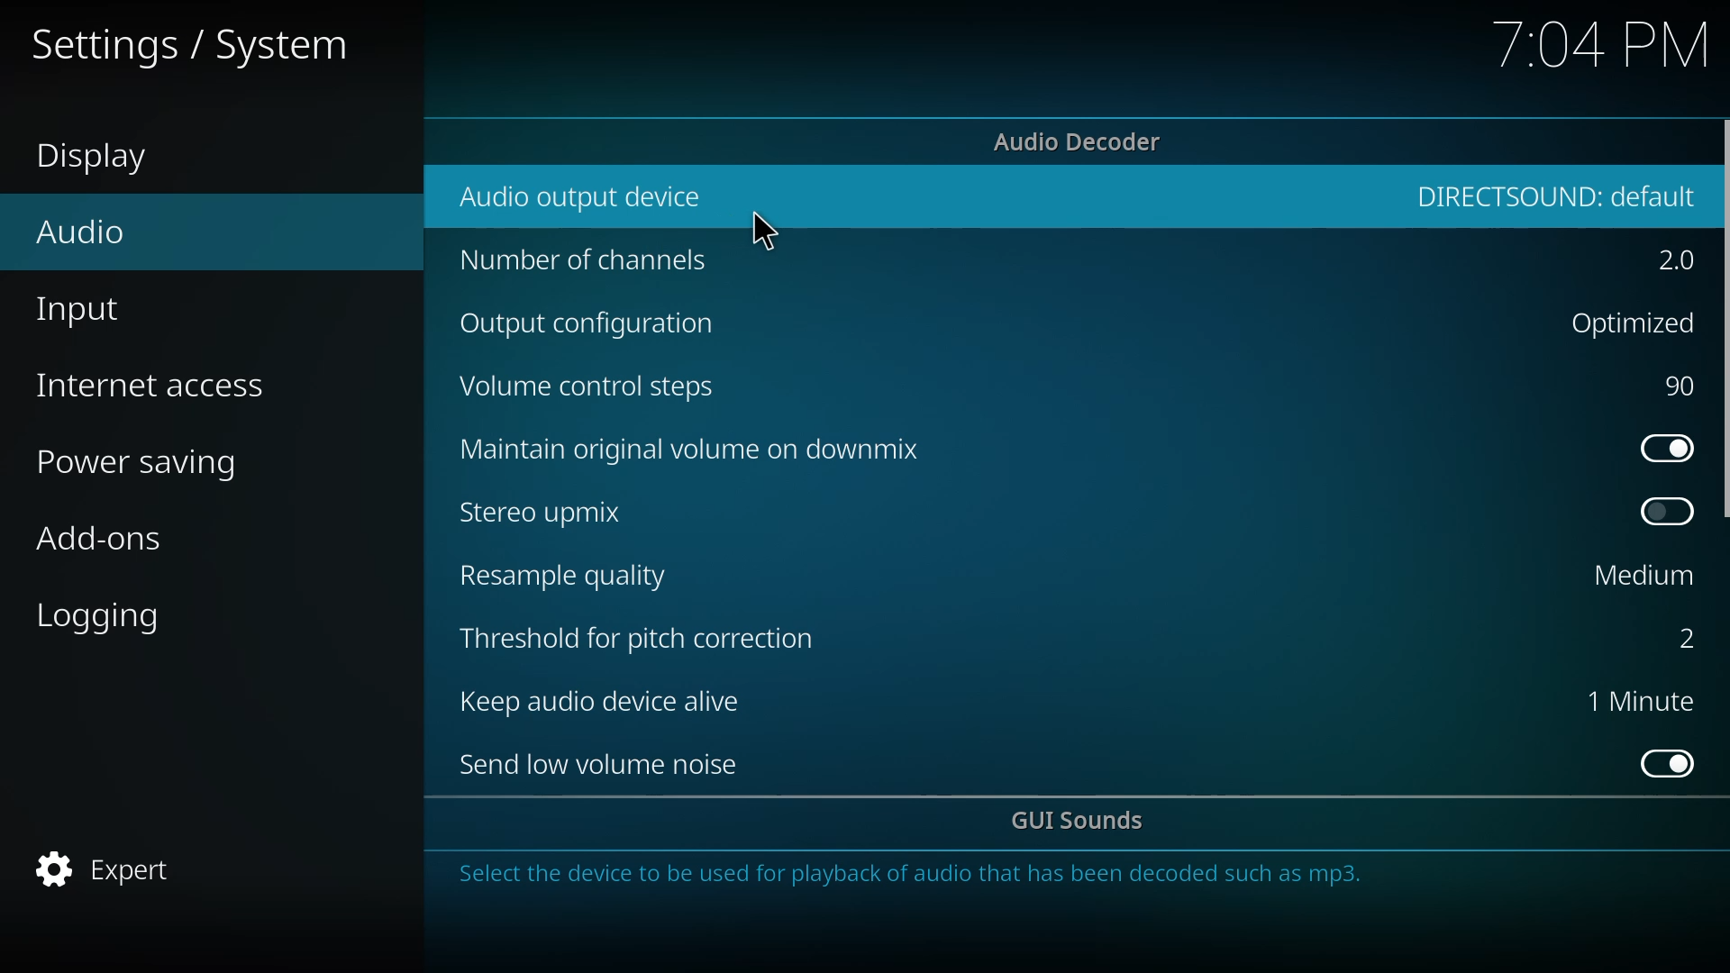 The height and width of the screenshot is (973, 1730). What do you see at coordinates (1558, 195) in the screenshot?
I see `default` at bounding box center [1558, 195].